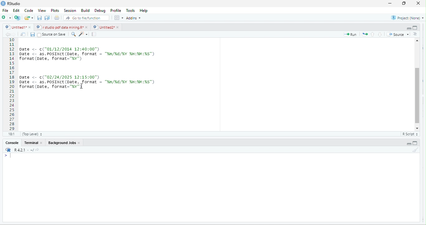 The image size is (426, 225). What do you see at coordinates (29, 18) in the screenshot?
I see `open an existing file` at bounding box center [29, 18].